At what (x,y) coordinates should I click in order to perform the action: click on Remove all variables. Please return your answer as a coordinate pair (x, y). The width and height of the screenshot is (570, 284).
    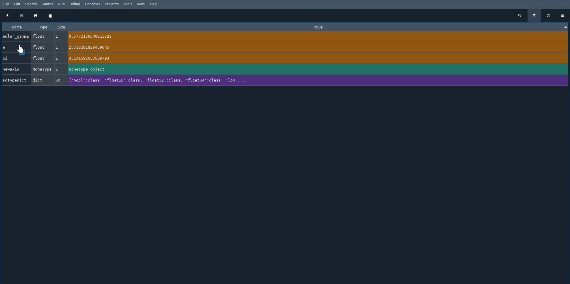
    Looking at the image, I should click on (50, 16).